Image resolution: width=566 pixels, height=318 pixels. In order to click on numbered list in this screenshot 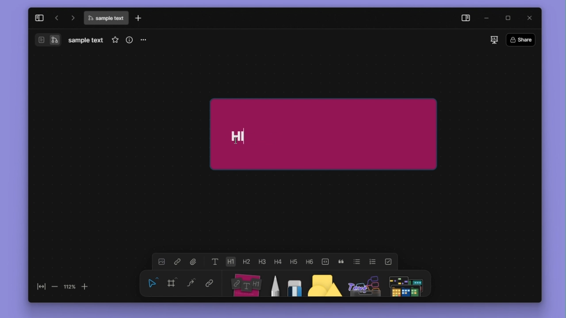, I will do `click(373, 262)`.